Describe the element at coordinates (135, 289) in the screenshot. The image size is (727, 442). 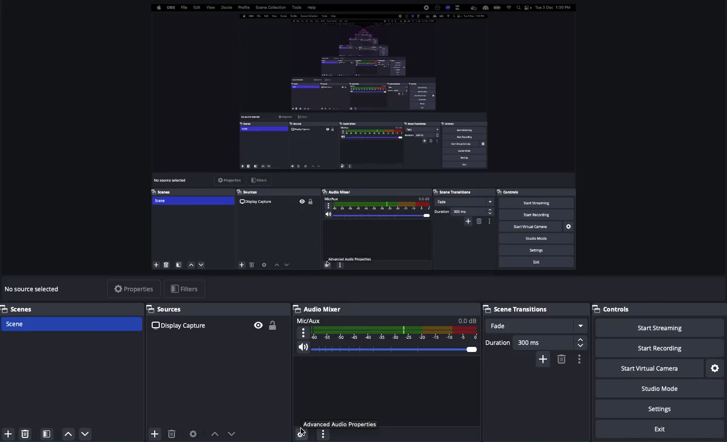
I see `Properties` at that location.